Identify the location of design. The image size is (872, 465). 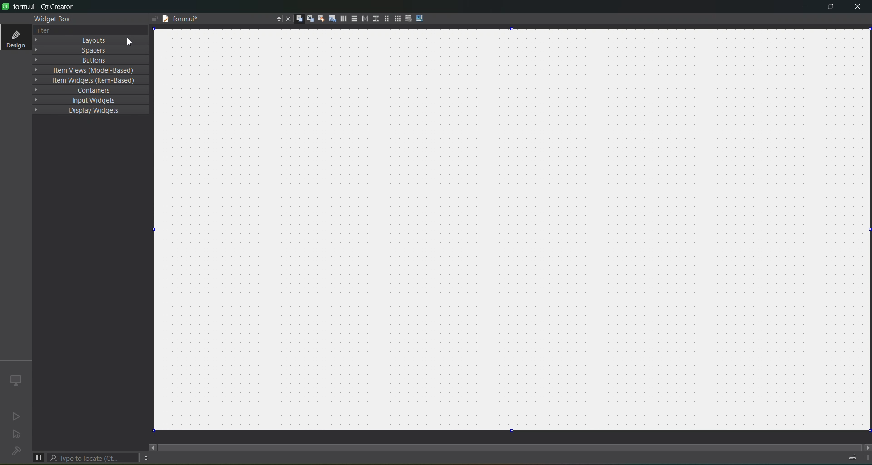
(15, 38).